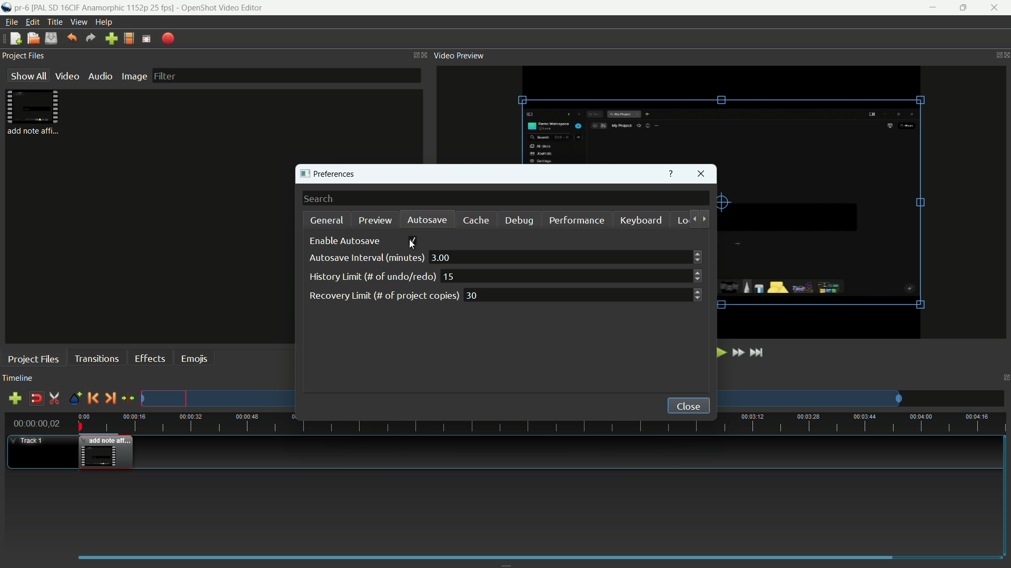 The width and height of the screenshot is (1011, 568). What do you see at coordinates (106, 452) in the screenshot?
I see `video in timeline` at bounding box center [106, 452].